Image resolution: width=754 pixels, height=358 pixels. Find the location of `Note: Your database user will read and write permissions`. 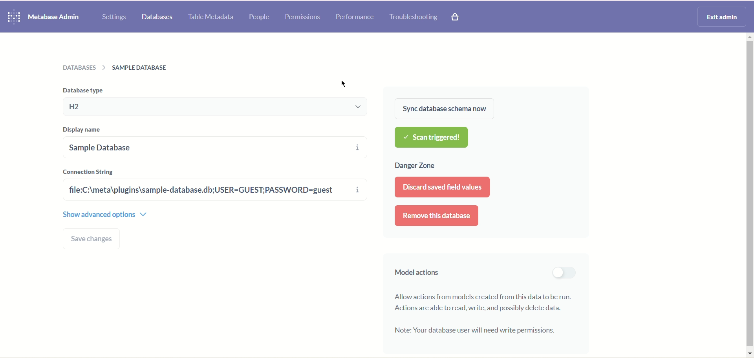

Note: Your database user will read and write permissions is located at coordinates (475, 331).